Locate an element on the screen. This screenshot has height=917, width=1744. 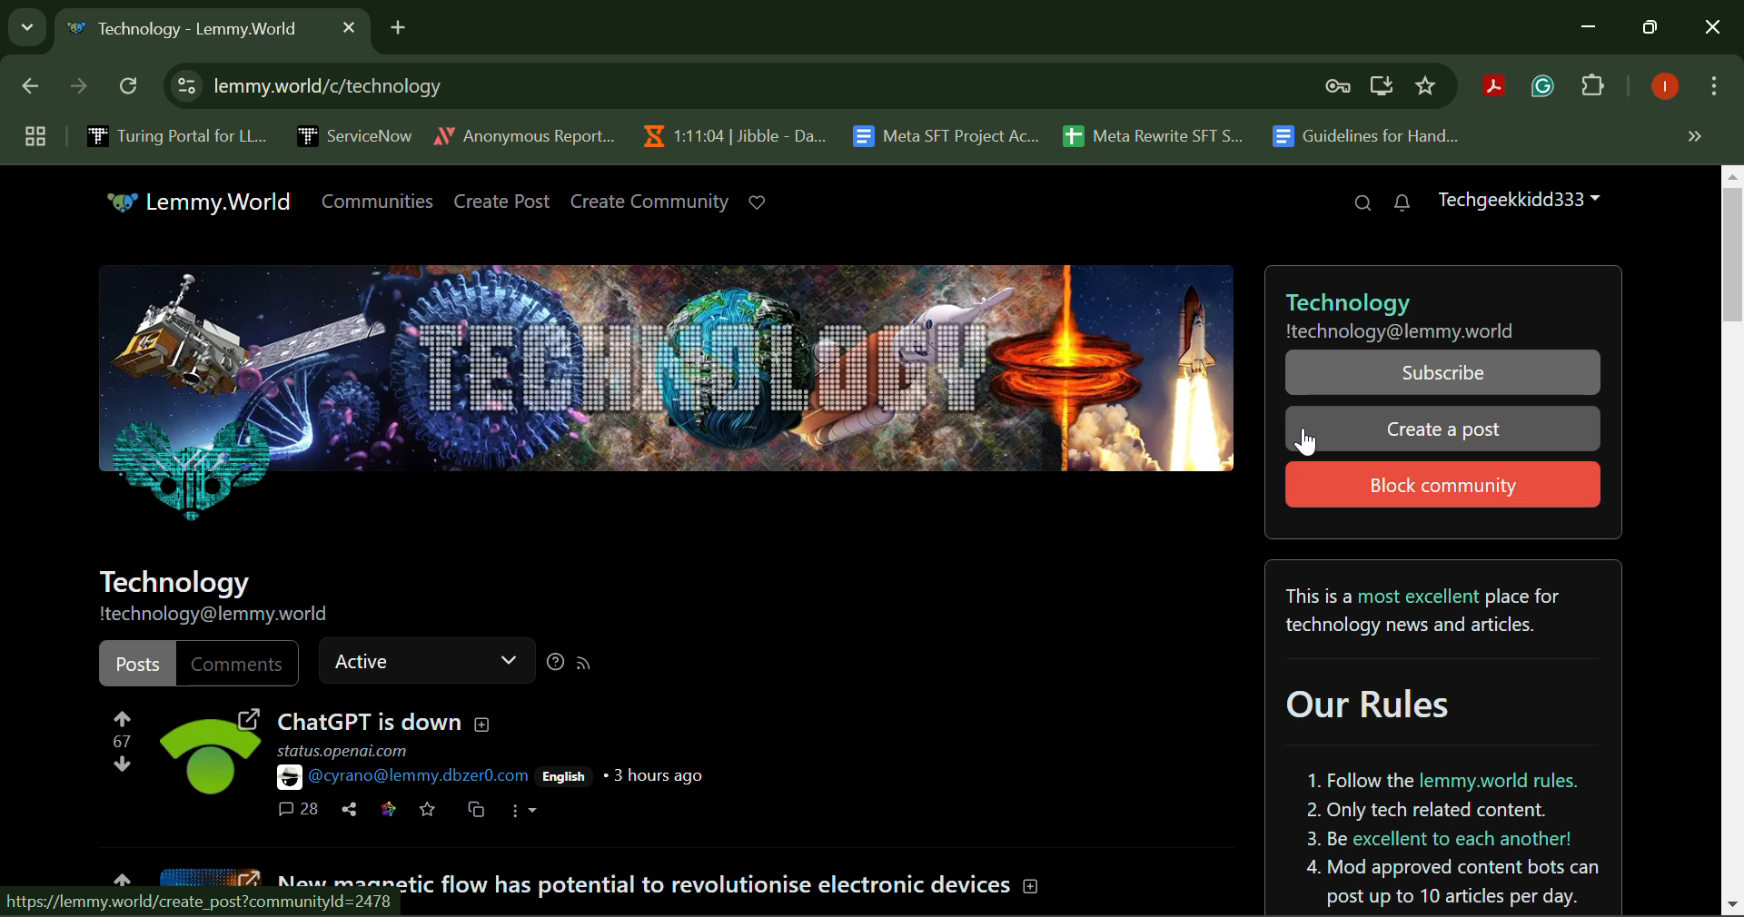
Browser Extension is located at coordinates (1499, 88).